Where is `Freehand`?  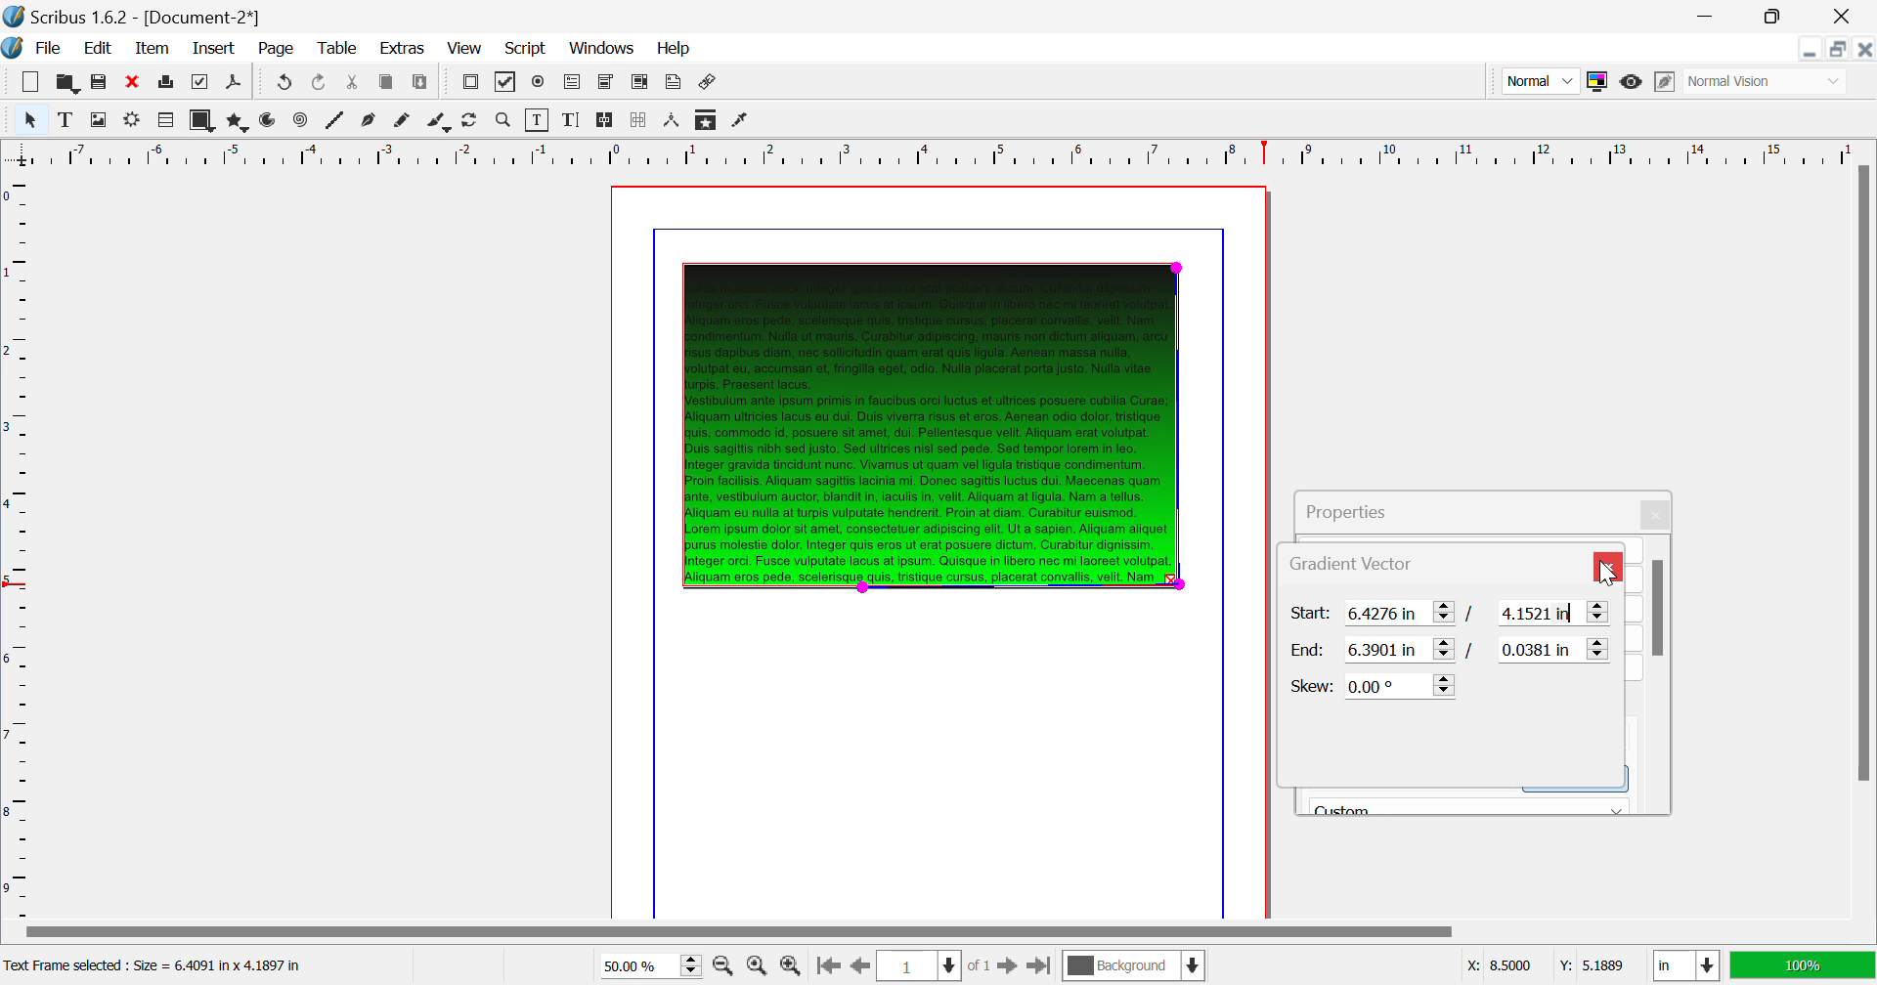 Freehand is located at coordinates (405, 122).